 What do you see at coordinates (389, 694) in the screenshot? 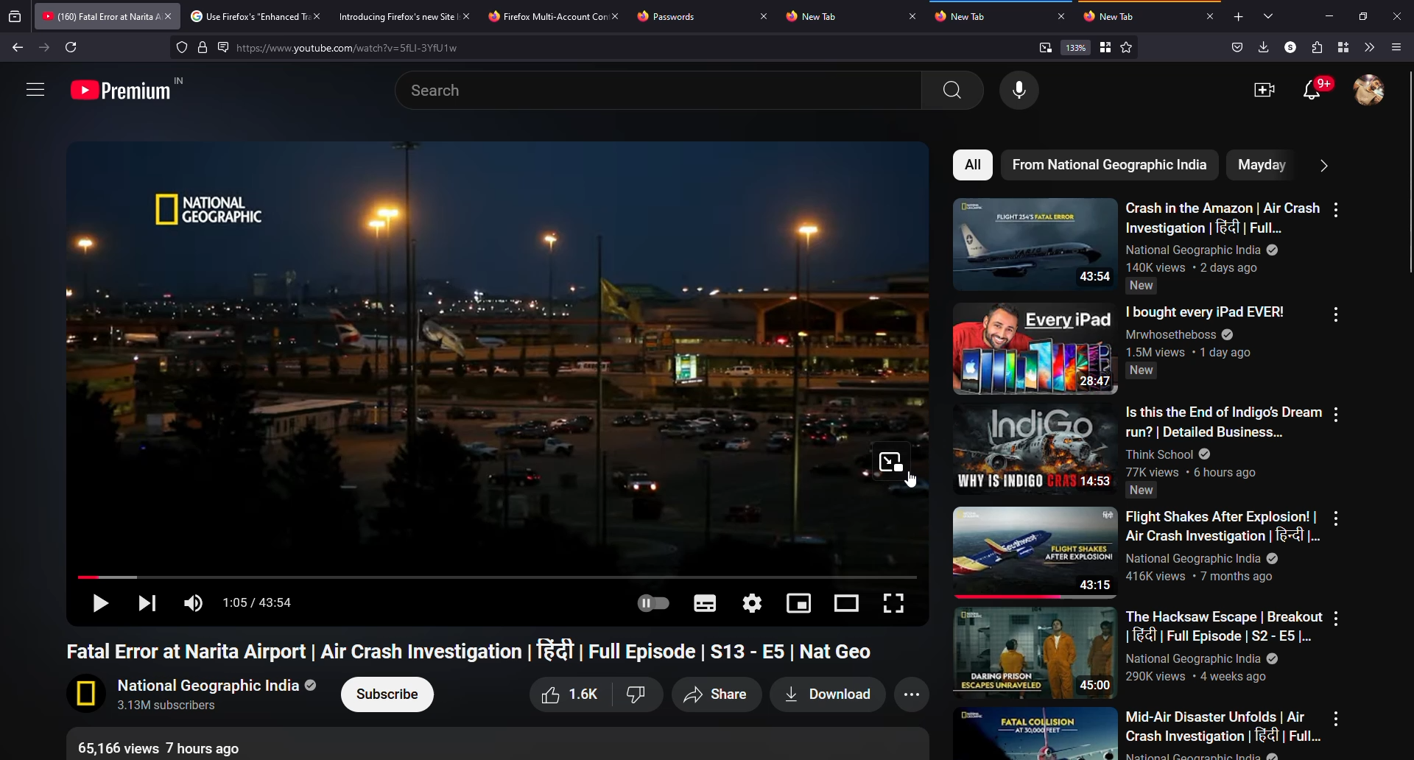
I see `subscribe` at bounding box center [389, 694].